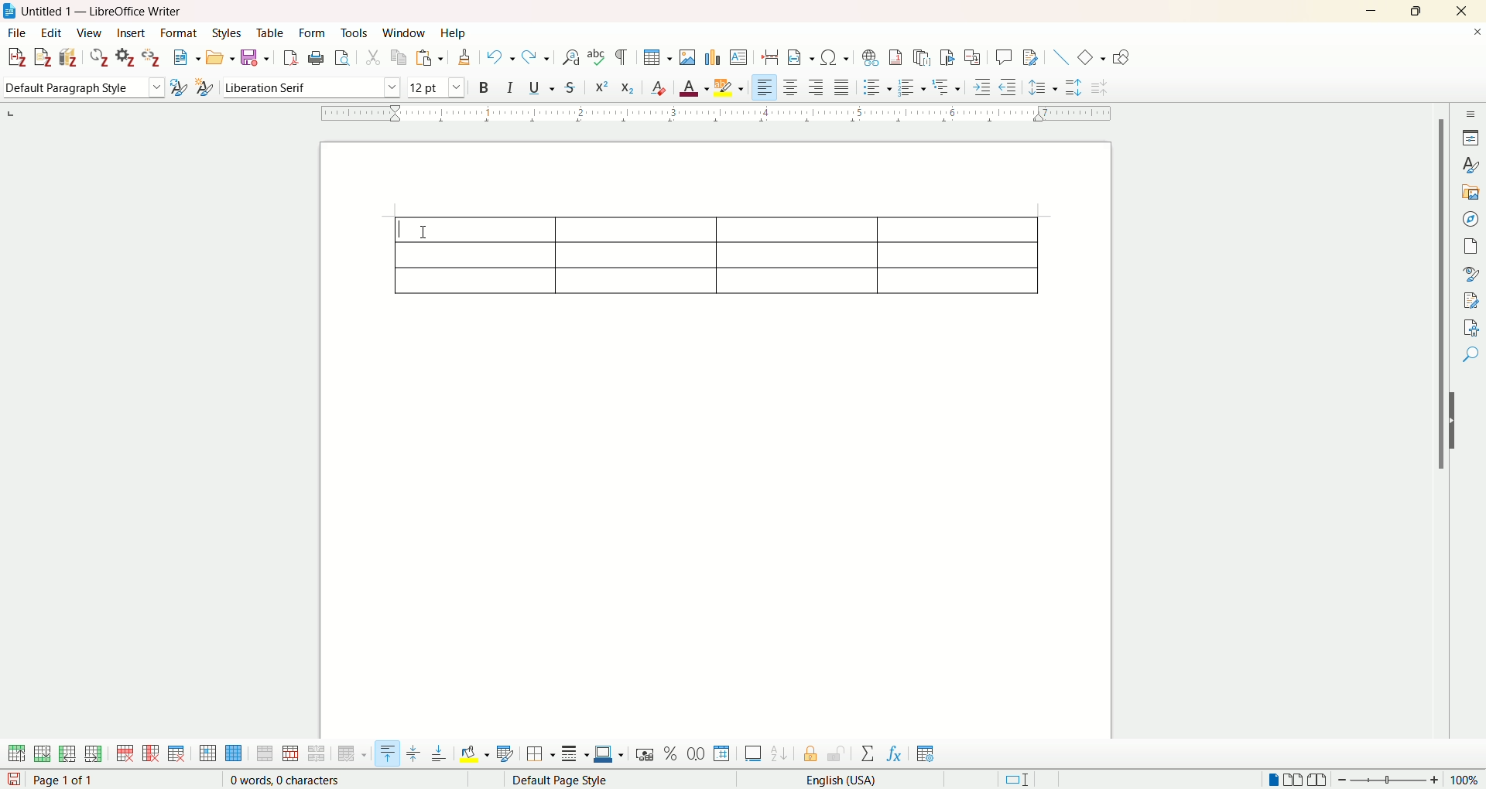  What do you see at coordinates (102, 9) in the screenshot?
I see `Untitled 1 — LibreOffice Writer` at bounding box center [102, 9].